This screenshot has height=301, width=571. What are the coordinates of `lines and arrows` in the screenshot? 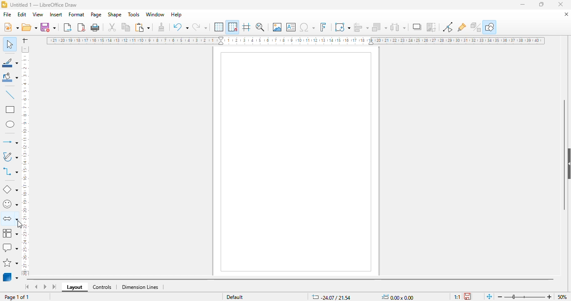 It's located at (10, 142).